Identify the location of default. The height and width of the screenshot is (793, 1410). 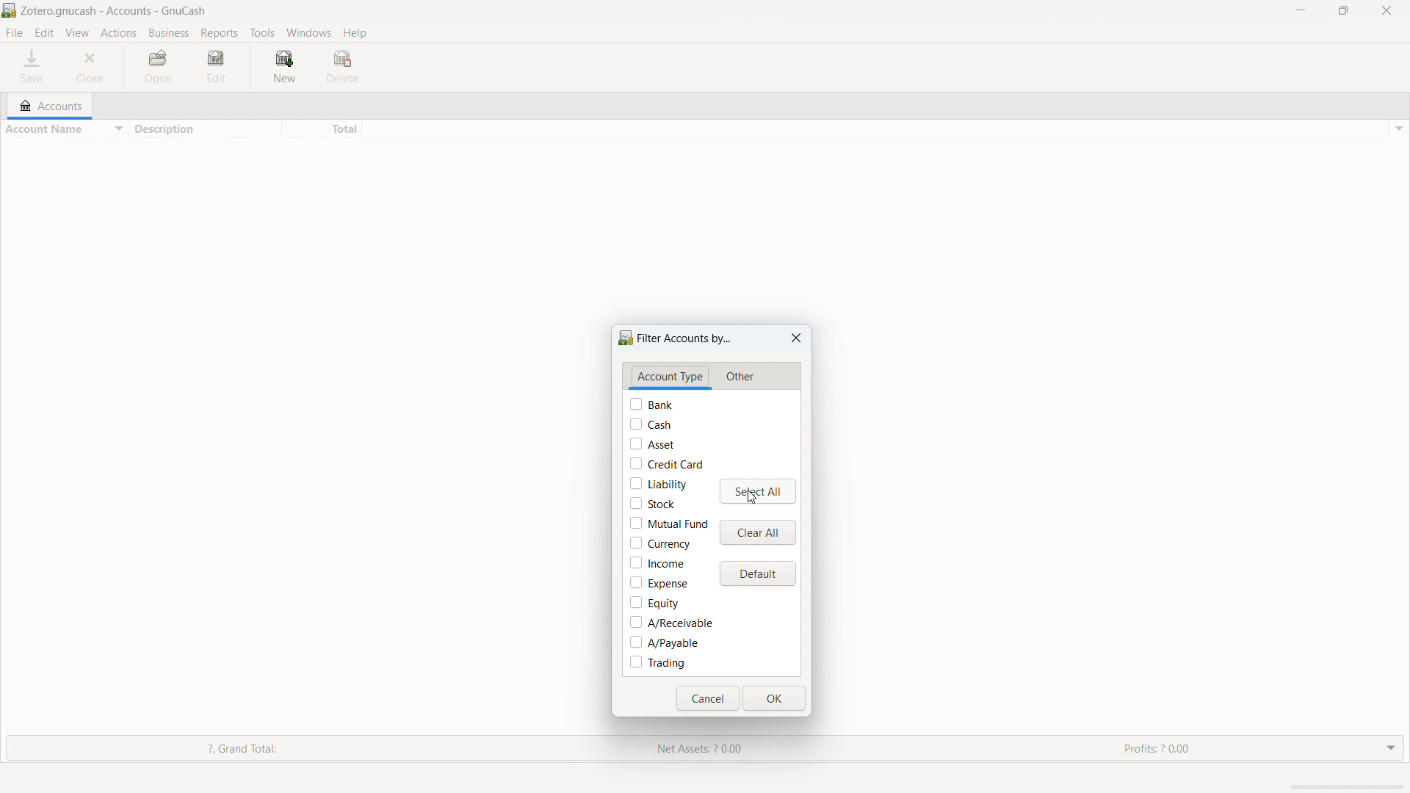
(757, 573).